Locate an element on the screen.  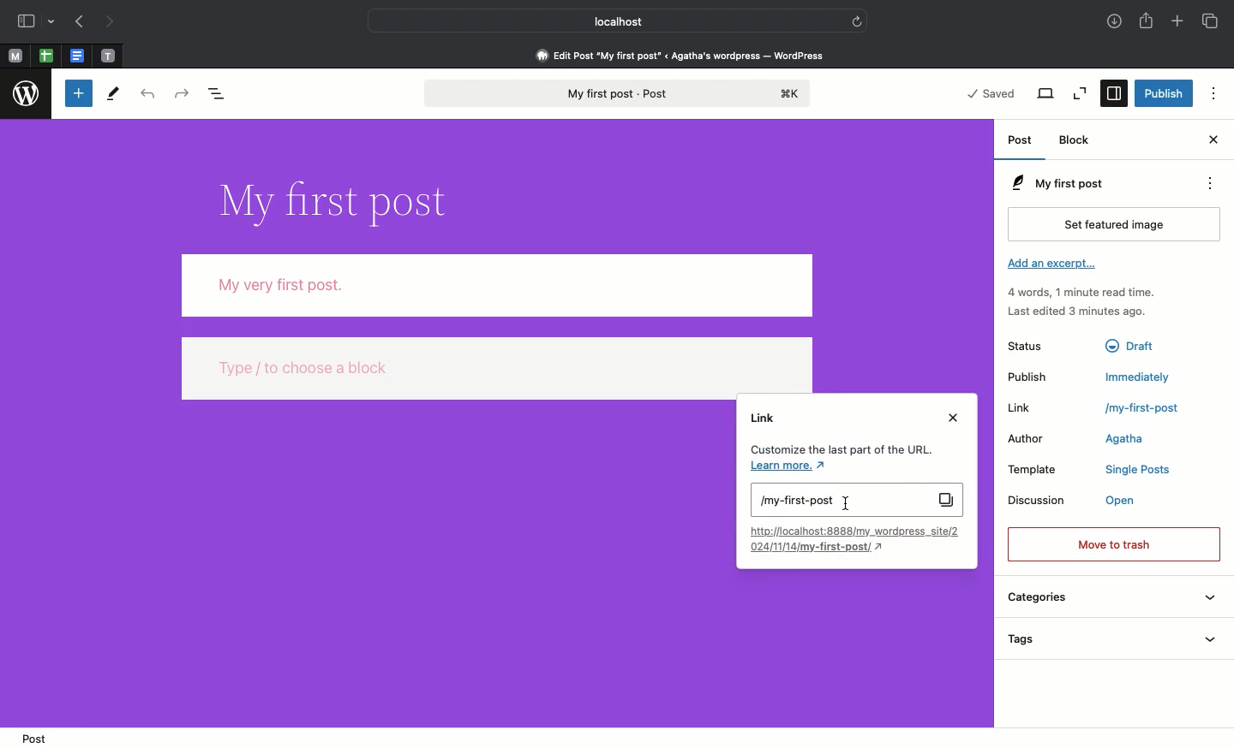
Status is located at coordinates (1025, 345).